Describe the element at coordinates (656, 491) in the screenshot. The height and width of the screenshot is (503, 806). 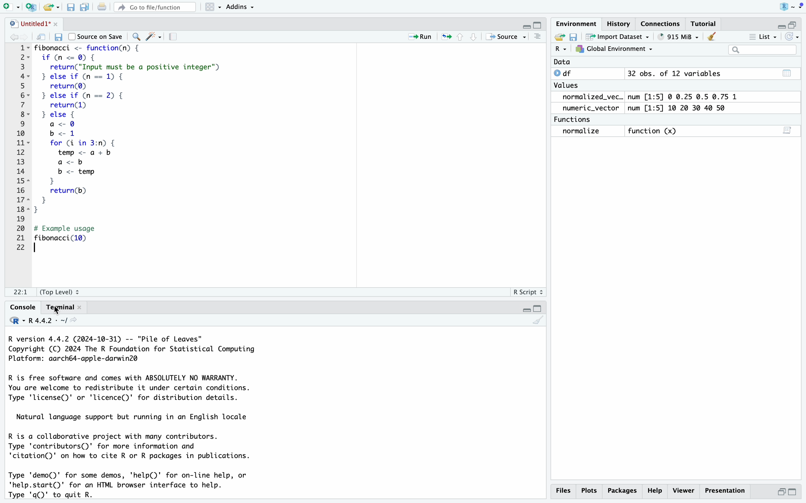
I see `help` at that location.